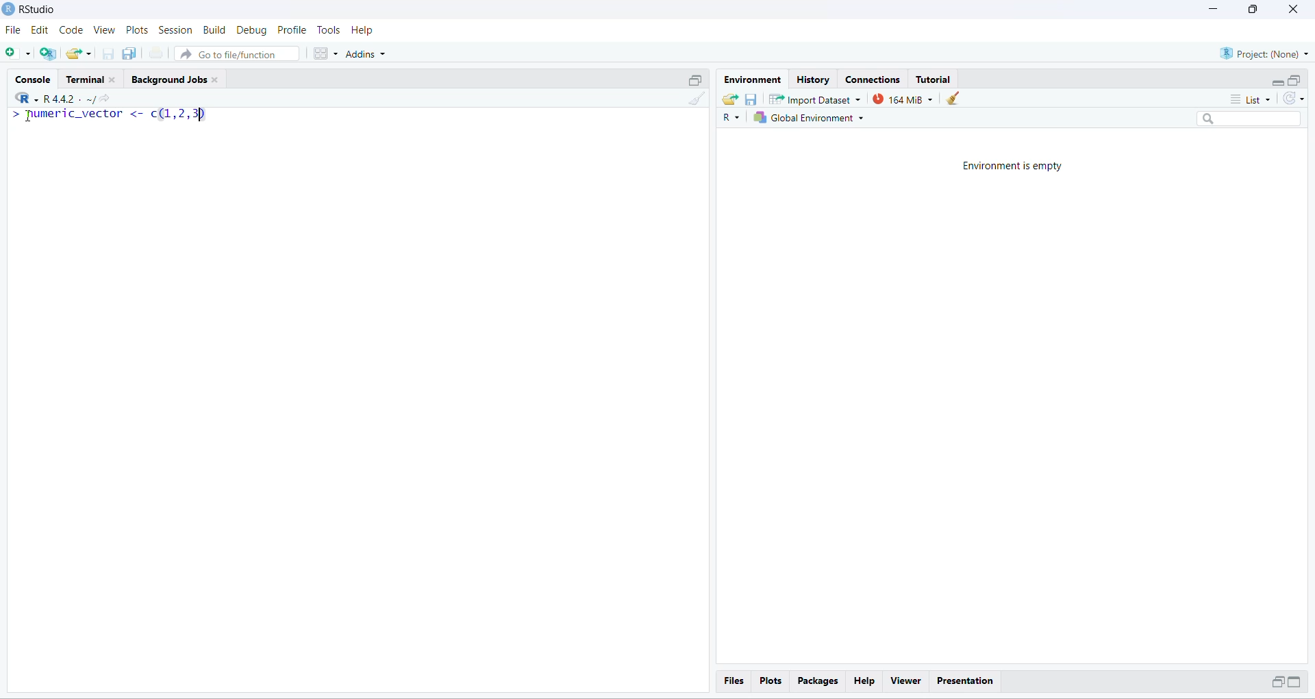 This screenshot has height=699, width=1315. What do you see at coordinates (15, 51) in the screenshot?
I see `new file` at bounding box center [15, 51].